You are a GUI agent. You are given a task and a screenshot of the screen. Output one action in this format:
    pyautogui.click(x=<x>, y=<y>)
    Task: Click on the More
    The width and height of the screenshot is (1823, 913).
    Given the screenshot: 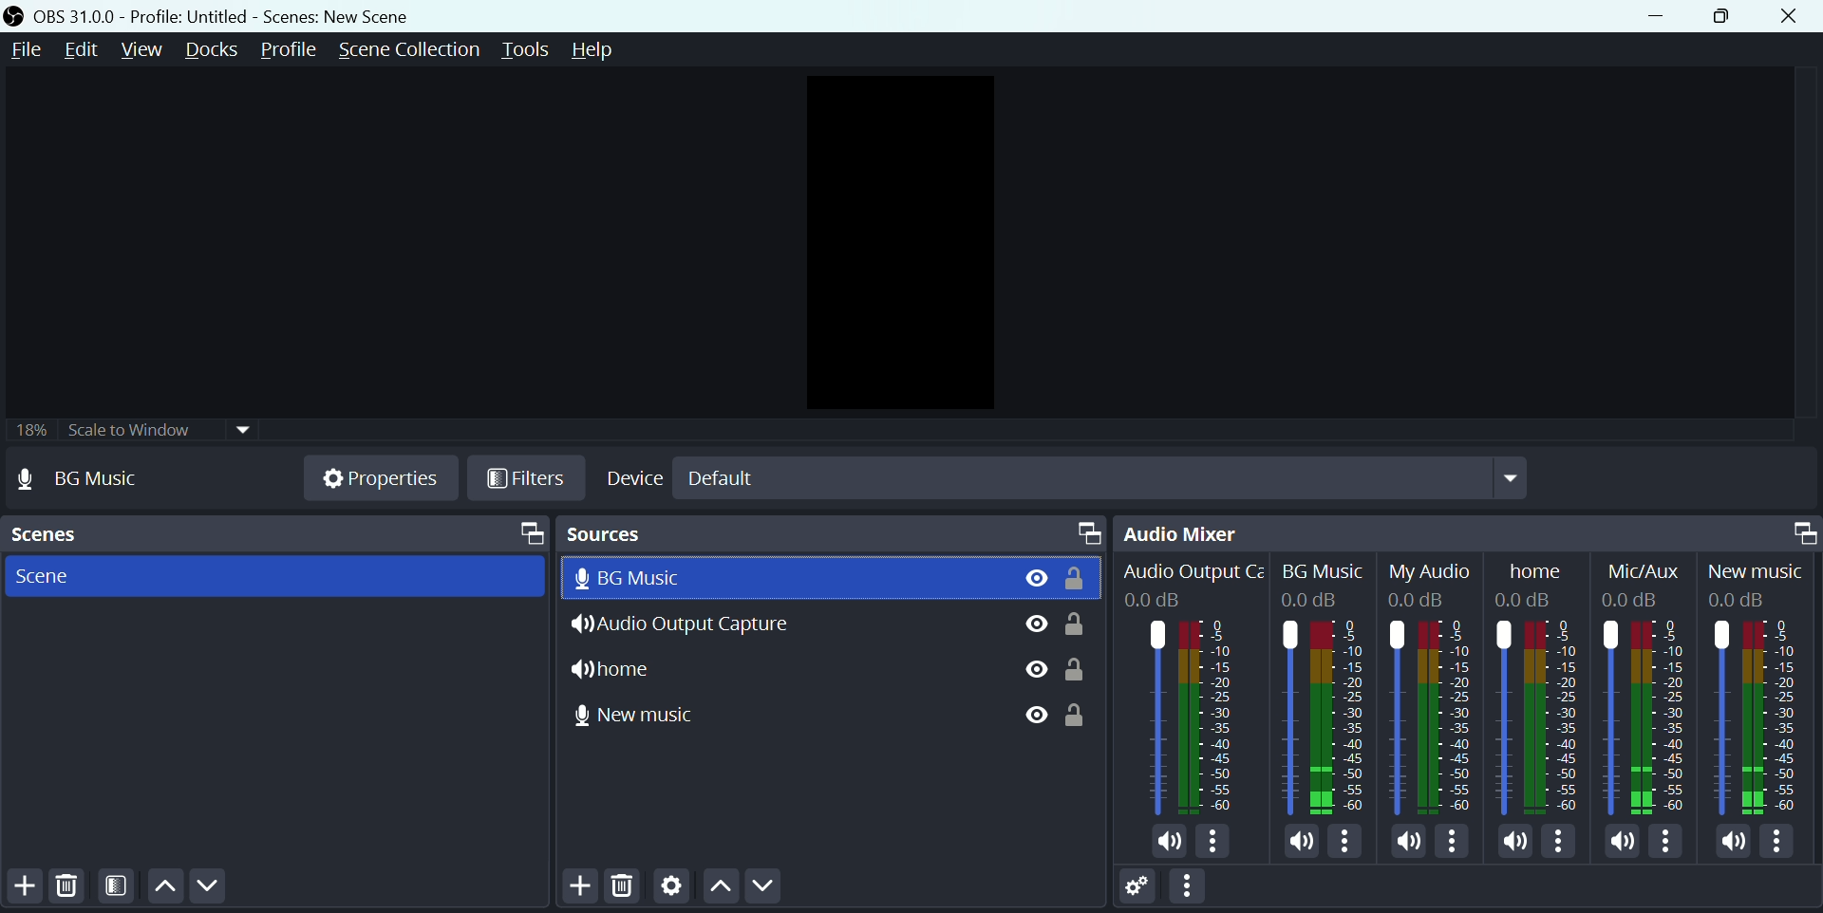 What is the action you would take?
    pyautogui.click(x=1455, y=843)
    